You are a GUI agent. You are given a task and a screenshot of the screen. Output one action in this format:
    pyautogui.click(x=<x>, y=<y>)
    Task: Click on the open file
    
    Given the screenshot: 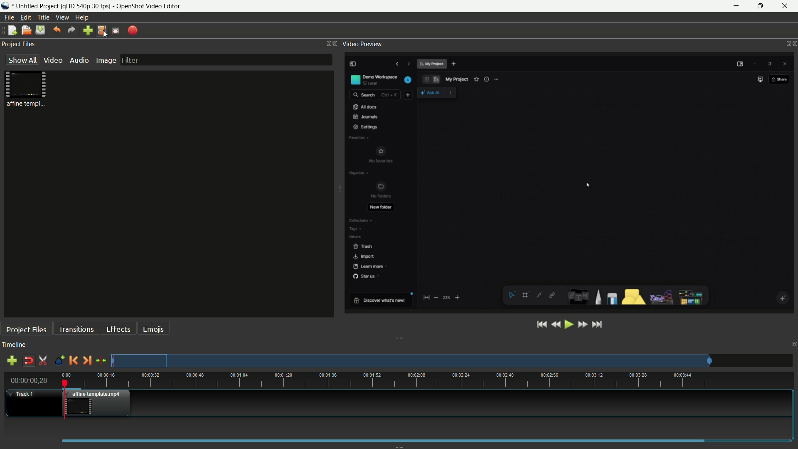 What is the action you would take?
    pyautogui.click(x=25, y=30)
    